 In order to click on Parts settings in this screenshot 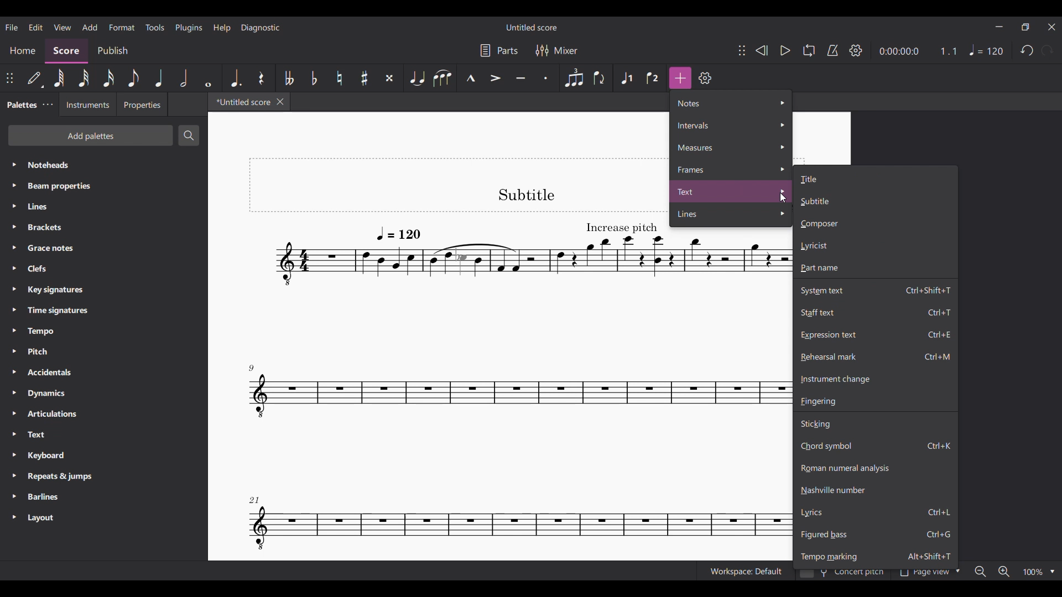, I will do `click(499, 50)`.